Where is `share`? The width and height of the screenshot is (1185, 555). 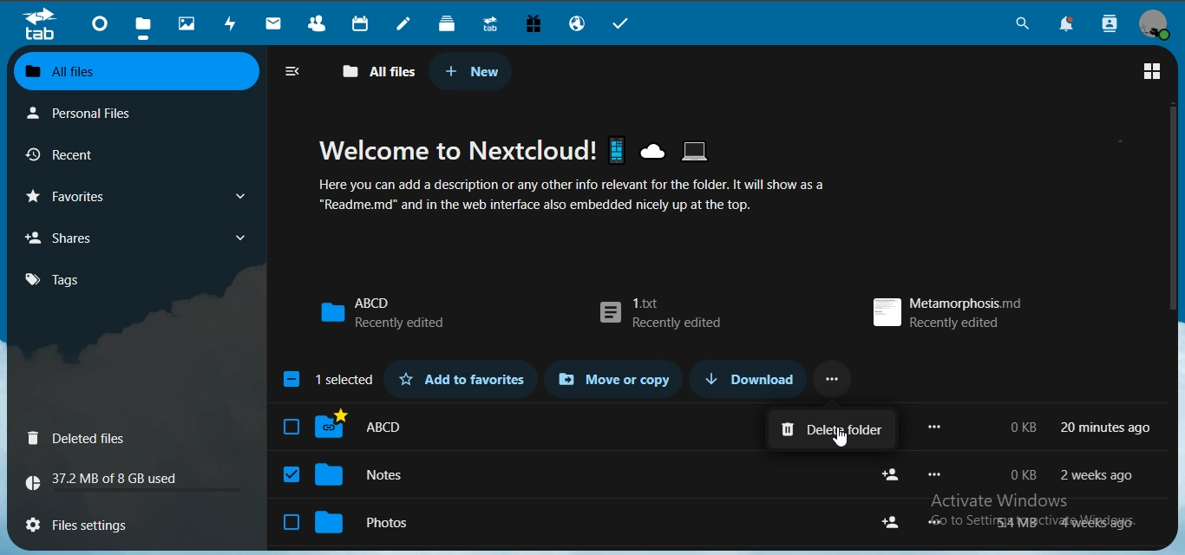
share is located at coordinates (894, 521).